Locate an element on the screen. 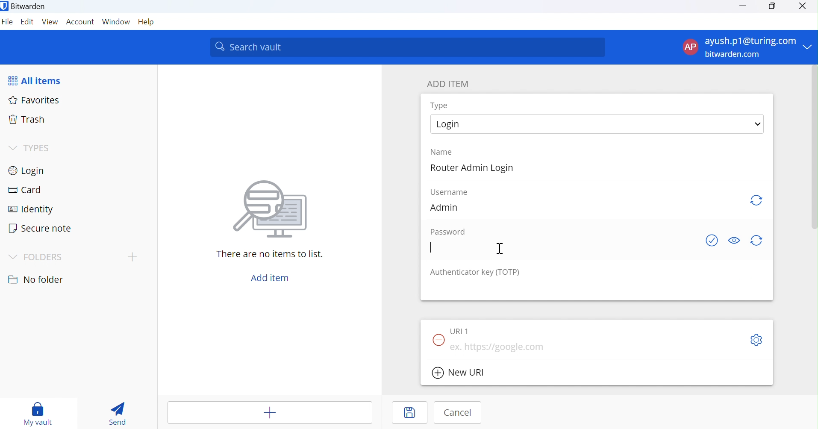  ADD ITEM is located at coordinates (451, 84).